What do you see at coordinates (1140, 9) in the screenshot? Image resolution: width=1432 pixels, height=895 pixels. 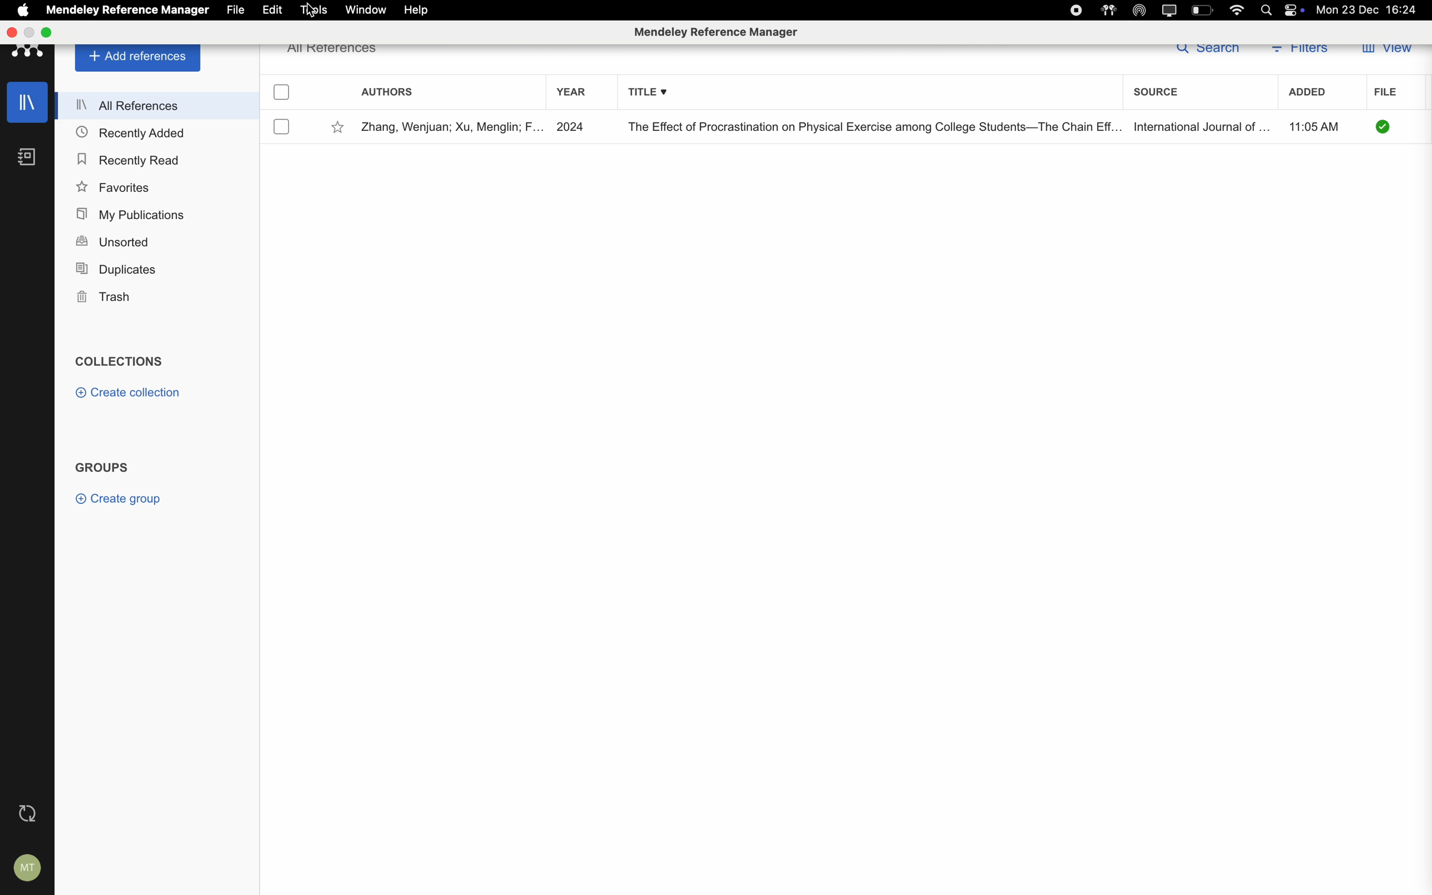 I see `Airdrop` at bounding box center [1140, 9].